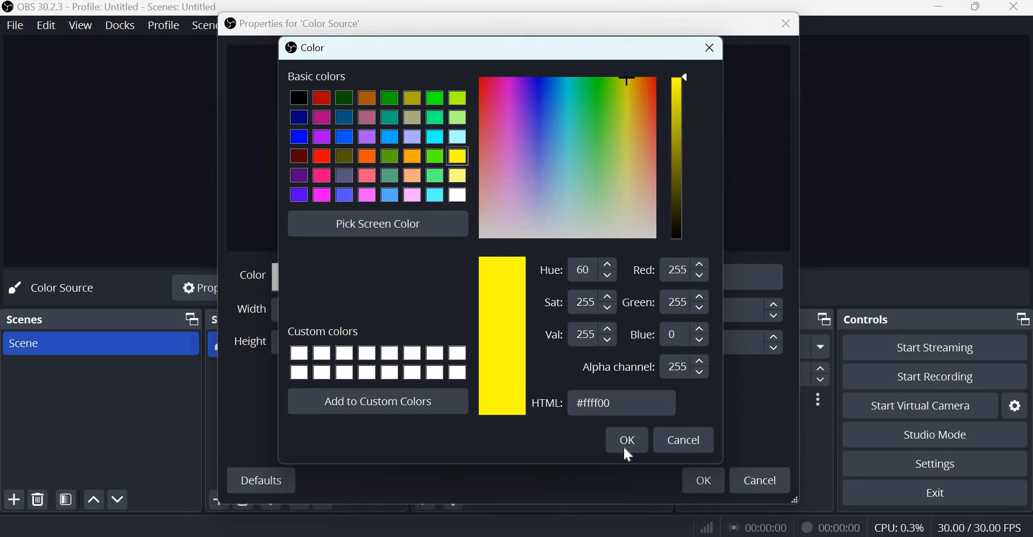 This screenshot has width=1033, height=537. I want to click on OBS studio logo, so click(8, 8).